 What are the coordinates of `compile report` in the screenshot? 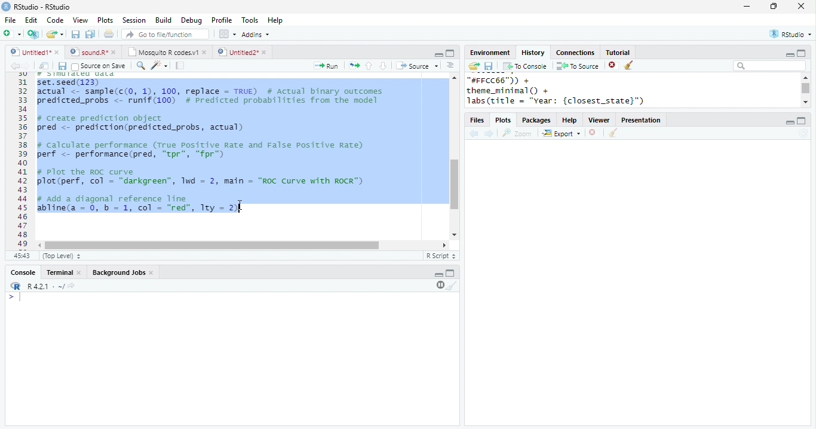 It's located at (180, 65).